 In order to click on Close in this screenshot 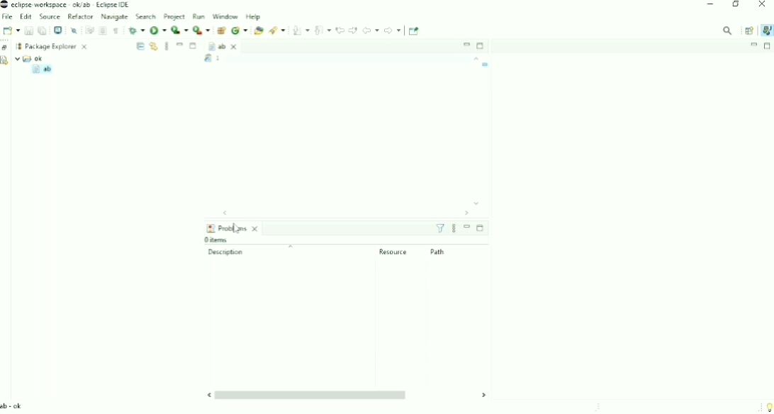, I will do `click(763, 6)`.